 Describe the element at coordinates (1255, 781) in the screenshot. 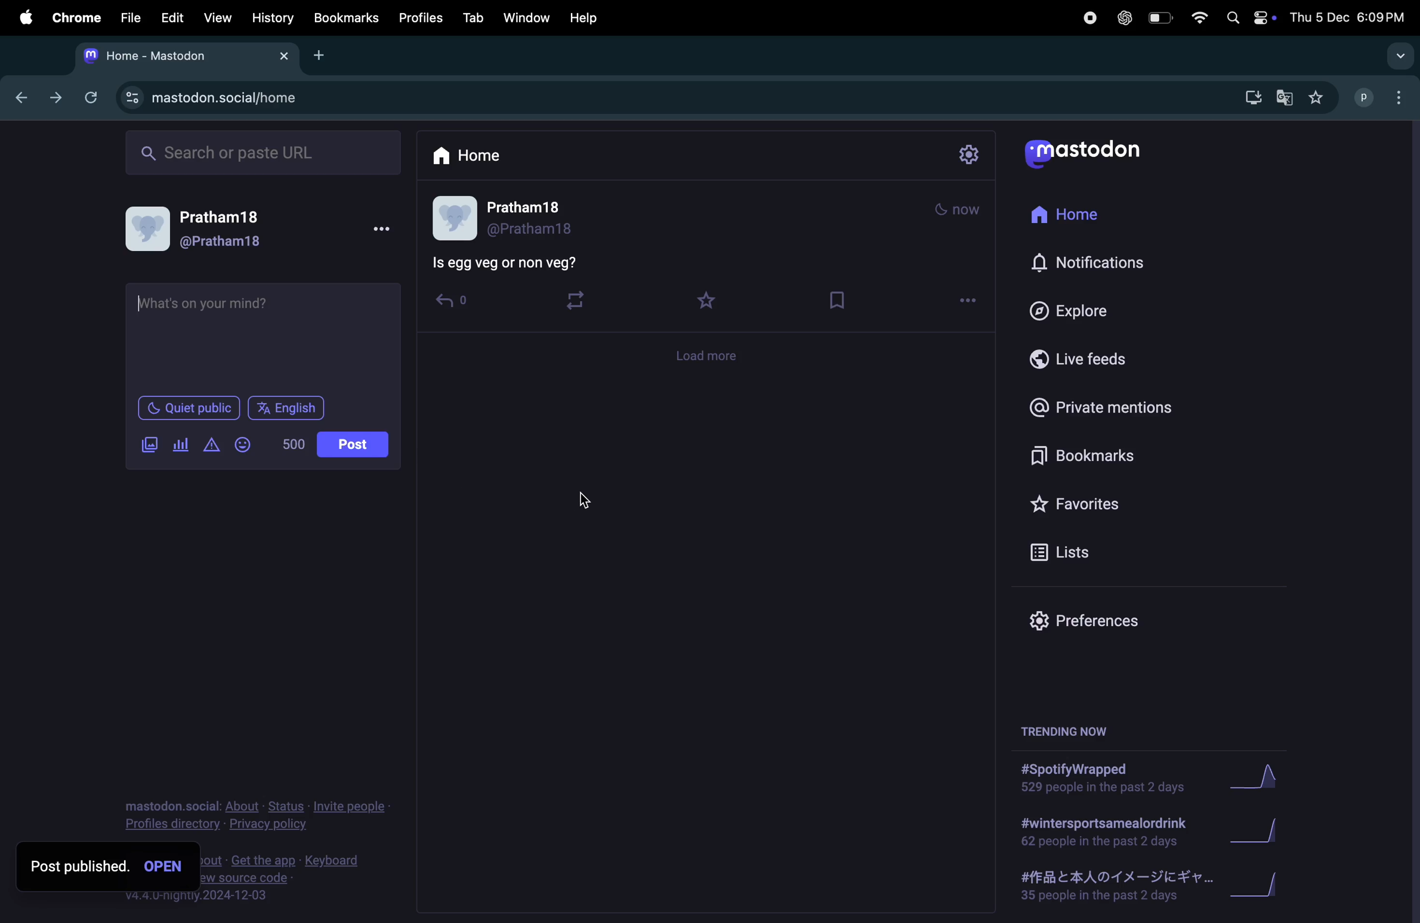

I see `graph` at that location.